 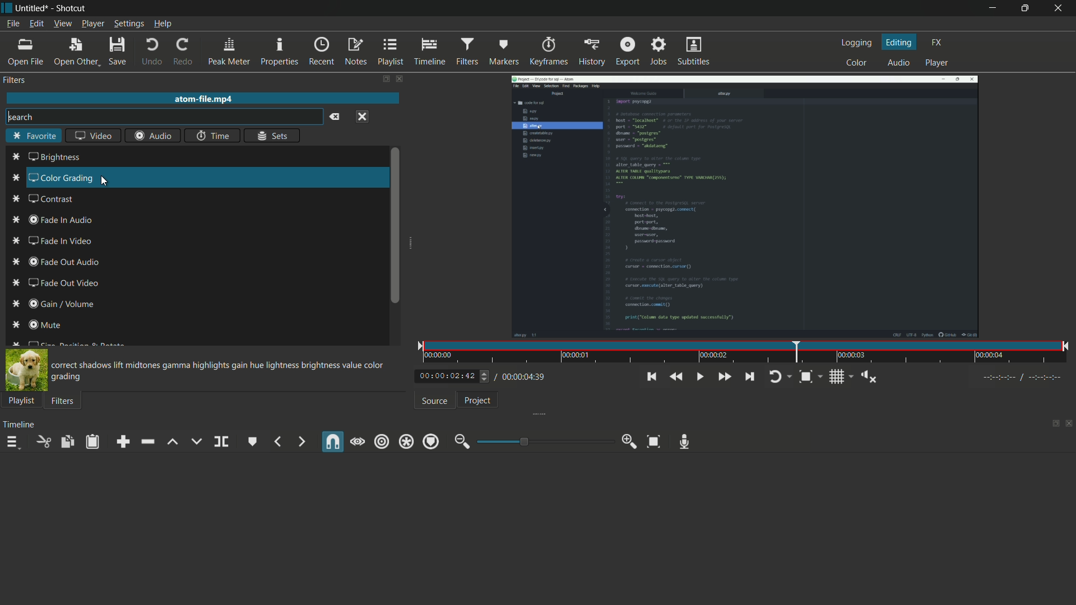 I want to click on project name, so click(x=33, y=8).